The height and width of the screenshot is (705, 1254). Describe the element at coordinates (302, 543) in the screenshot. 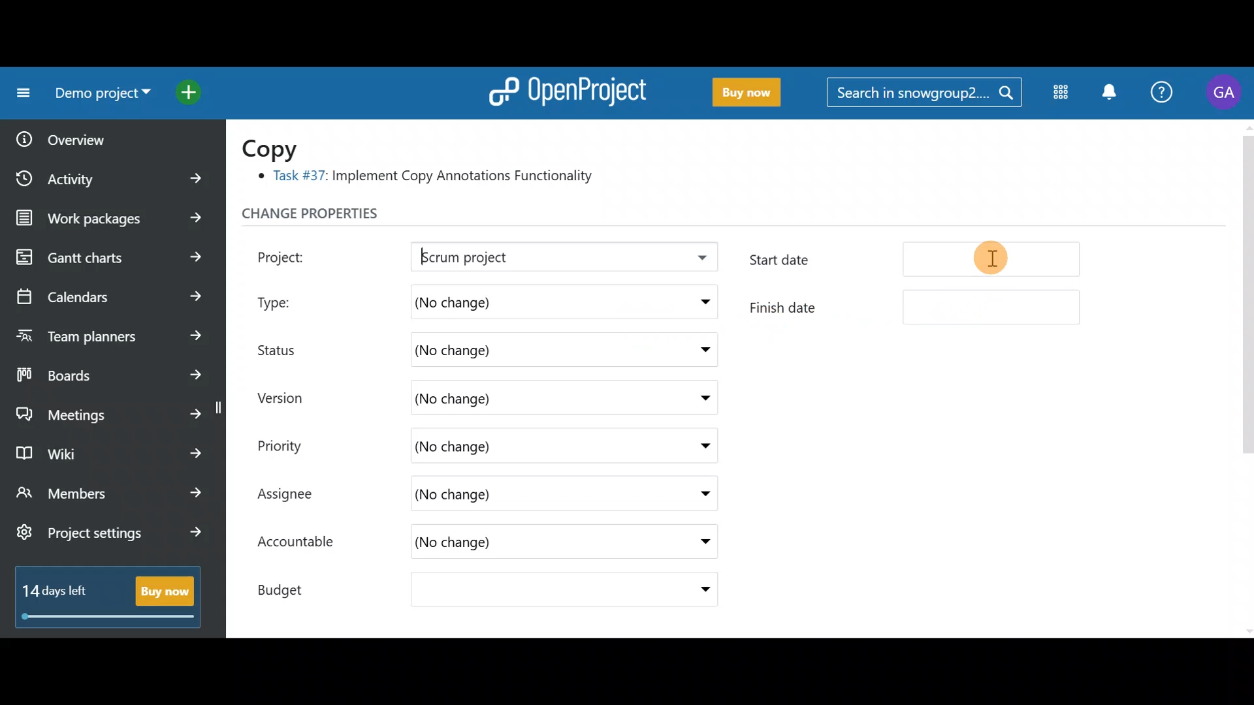

I see `Accountable` at that location.